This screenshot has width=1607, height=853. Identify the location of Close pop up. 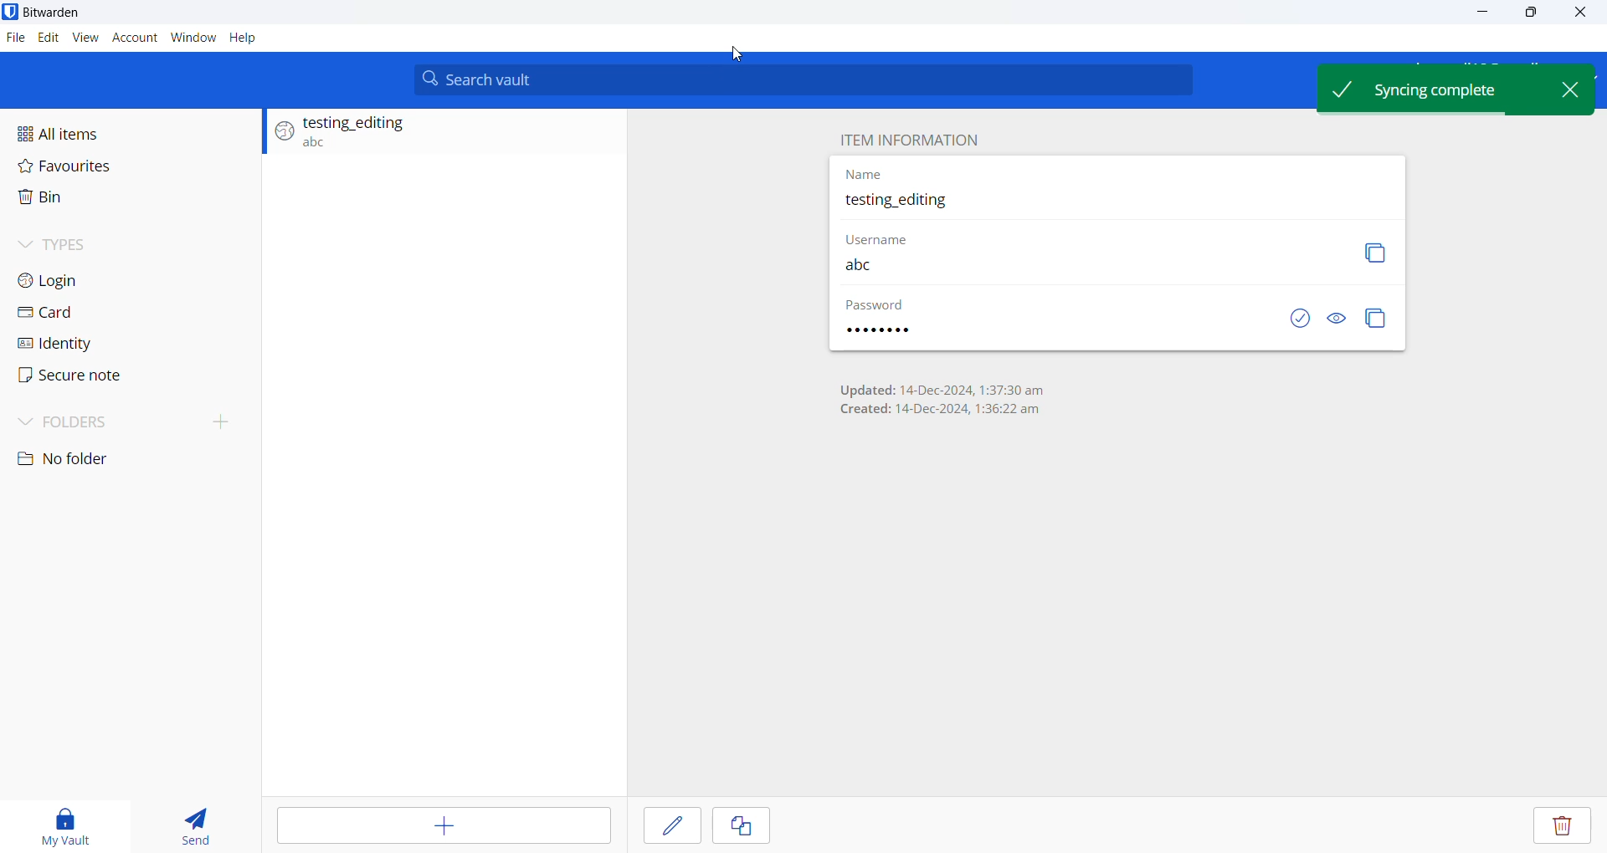
(1560, 89).